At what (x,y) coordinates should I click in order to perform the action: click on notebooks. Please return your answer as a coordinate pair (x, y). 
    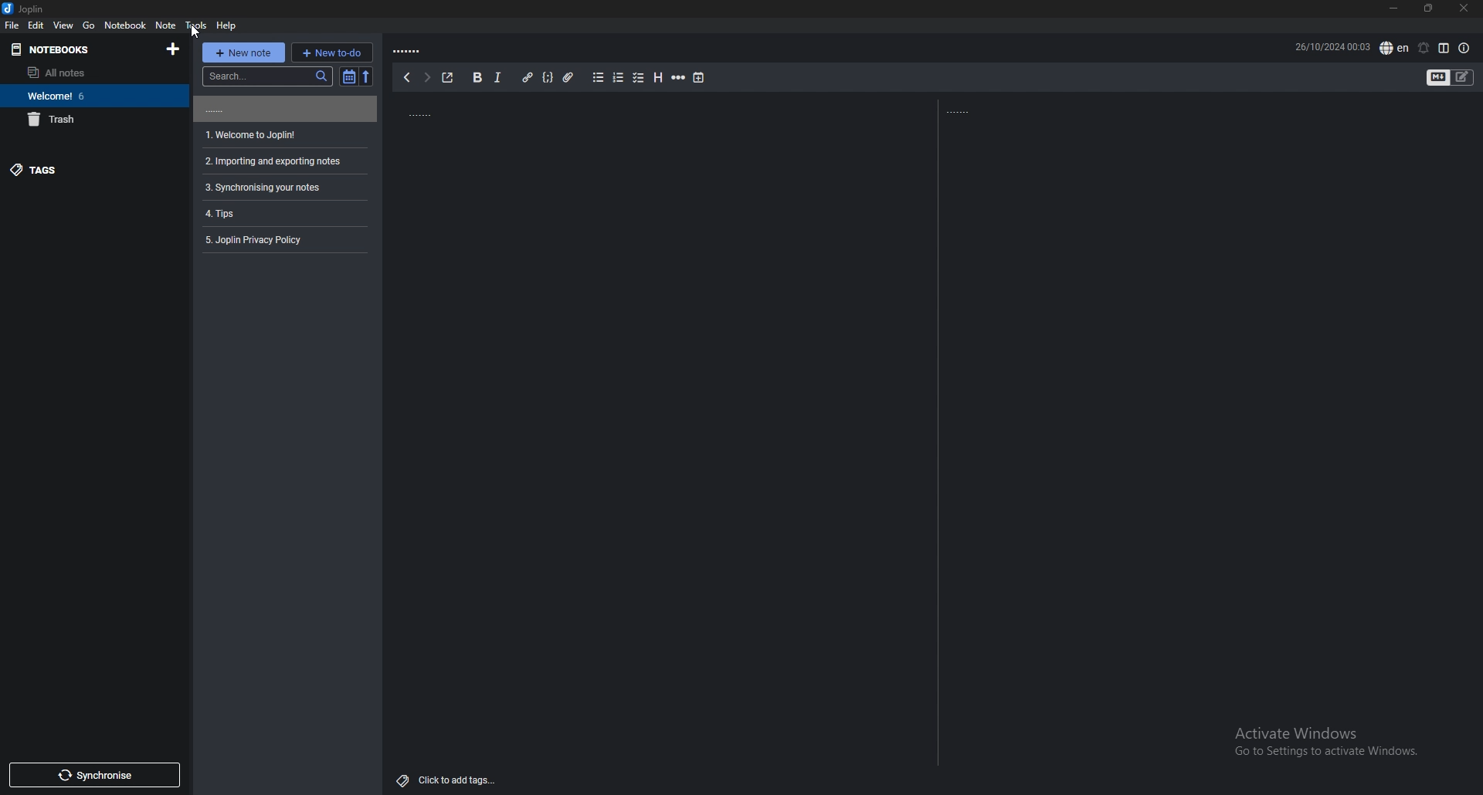
    Looking at the image, I should click on (49, 49).